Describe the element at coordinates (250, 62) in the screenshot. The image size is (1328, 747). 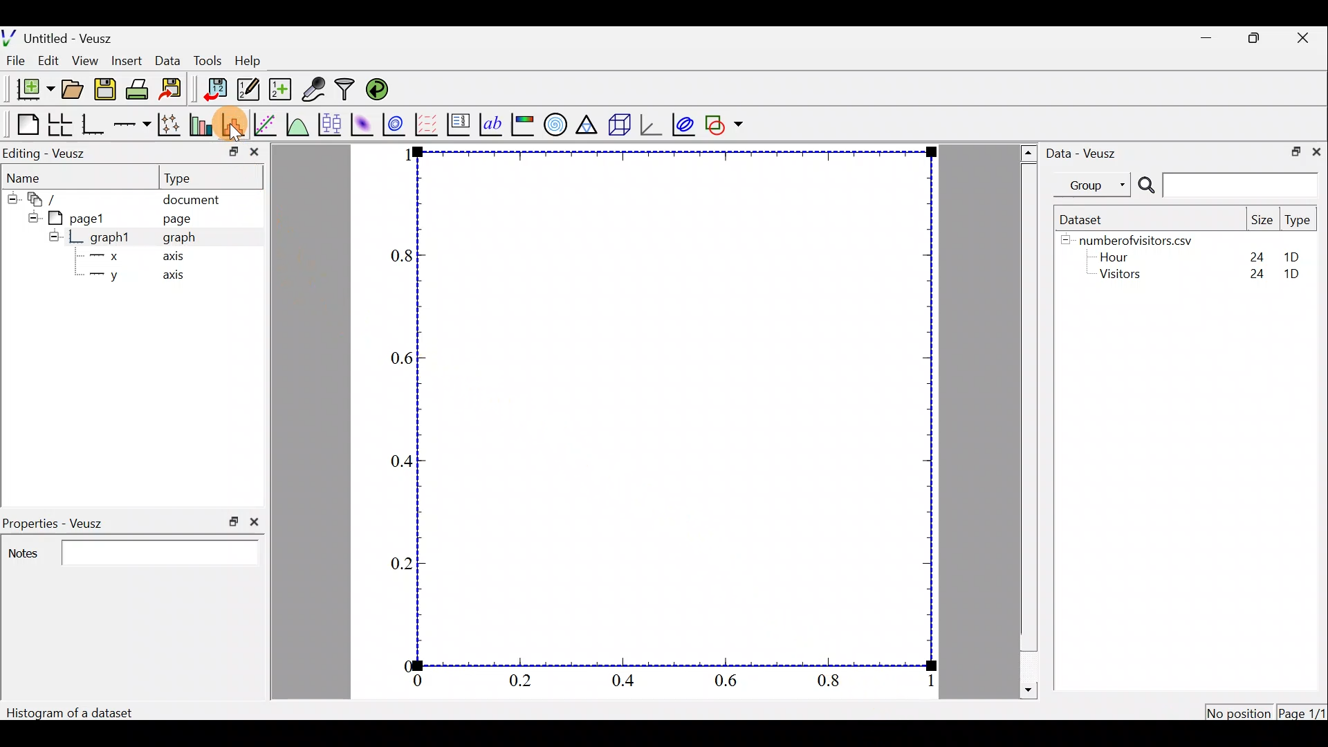
I see `Help` at that location.